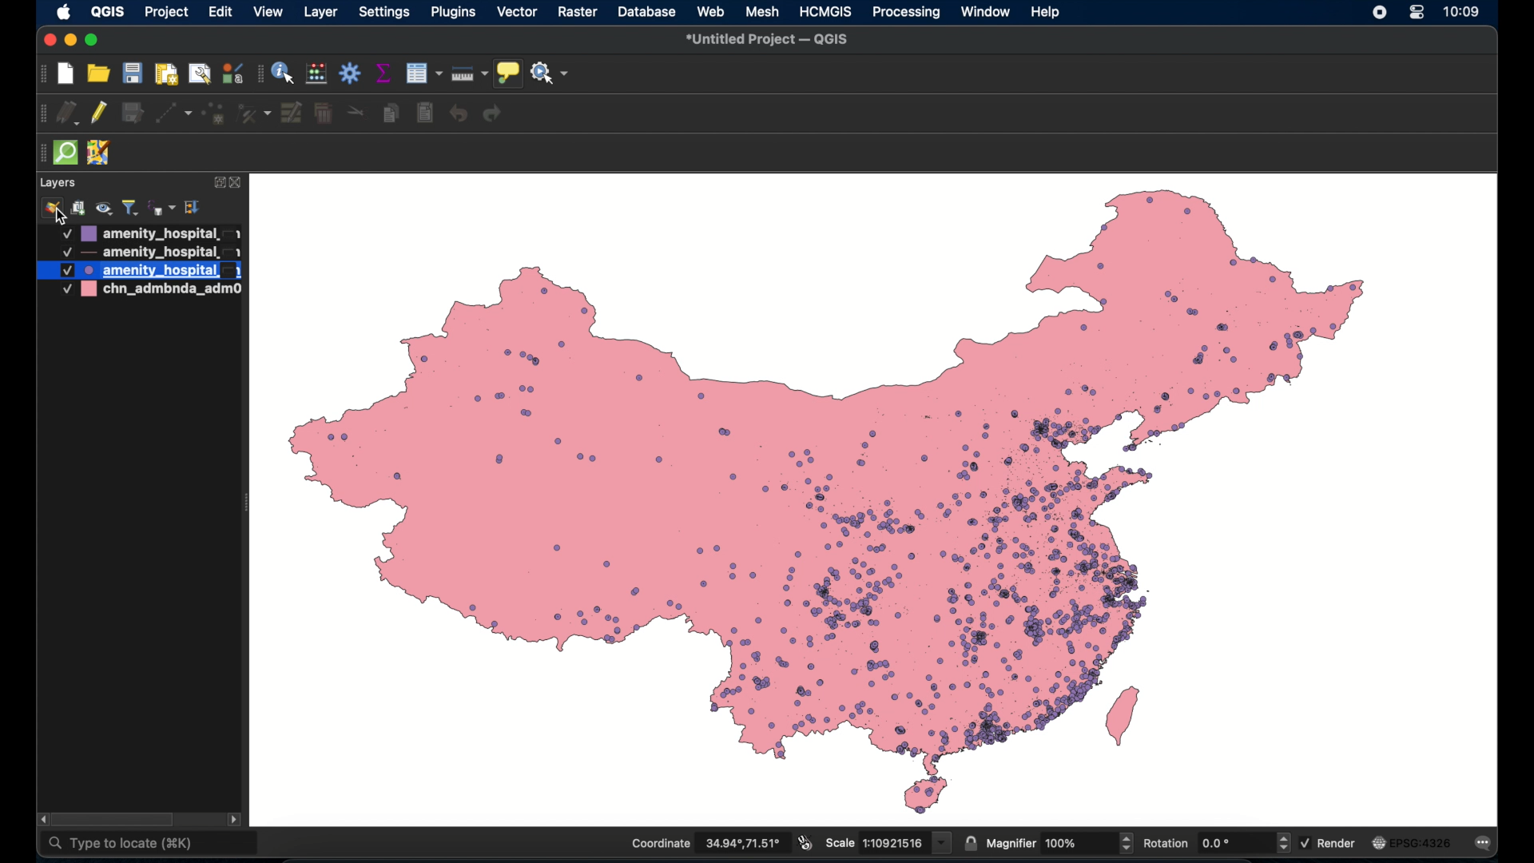  I want to click on delete selected, so click(324, 113).